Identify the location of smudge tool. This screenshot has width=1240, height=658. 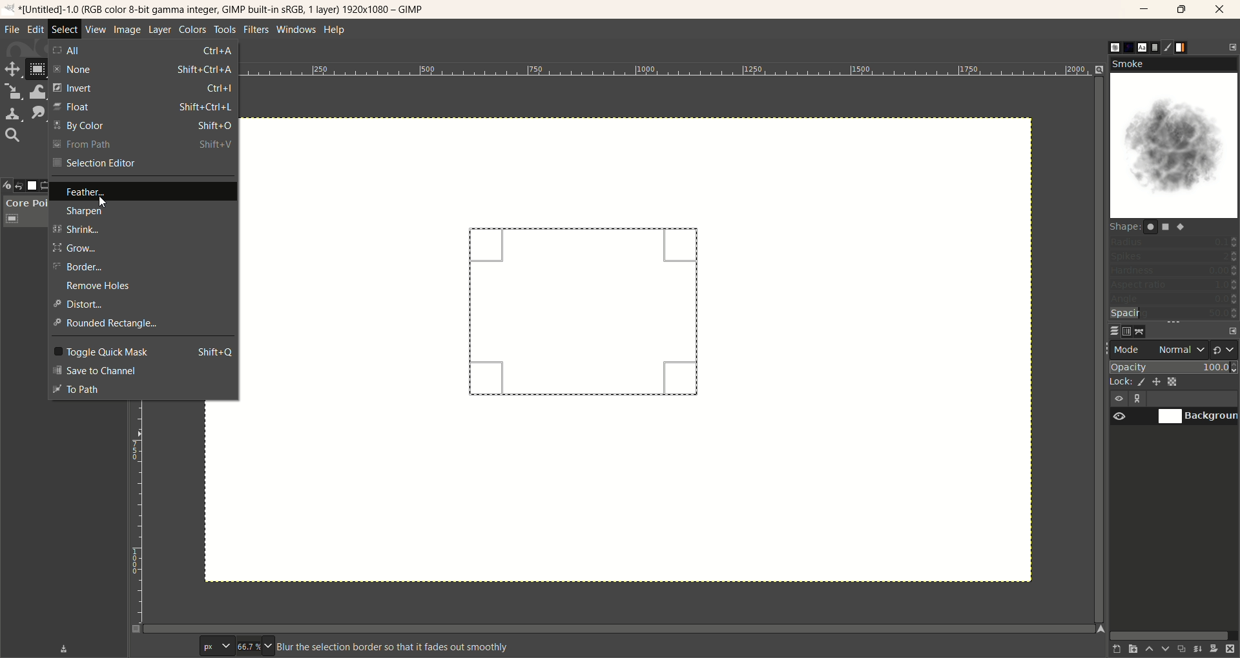
(38, 115).